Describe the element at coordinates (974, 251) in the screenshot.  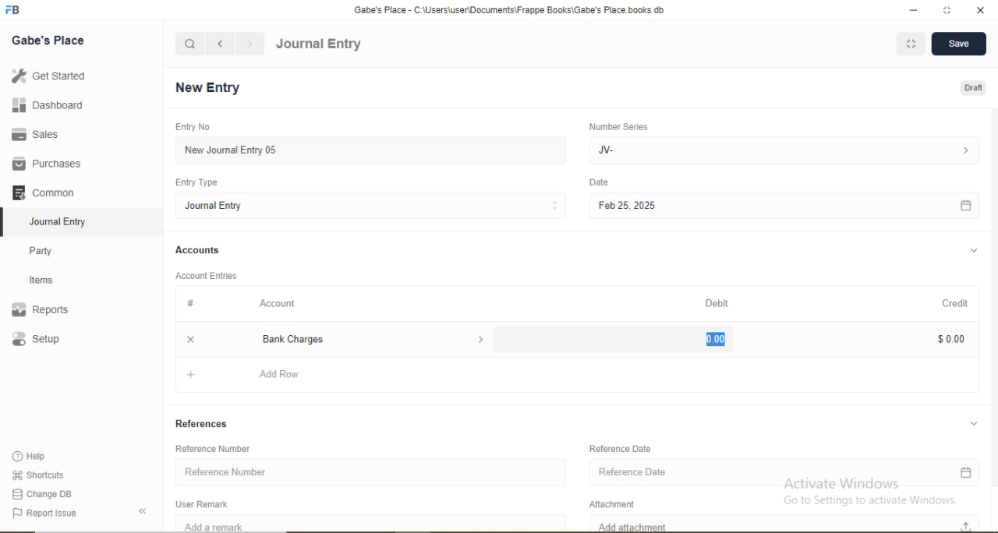
I see `collapse/expand` at that location.